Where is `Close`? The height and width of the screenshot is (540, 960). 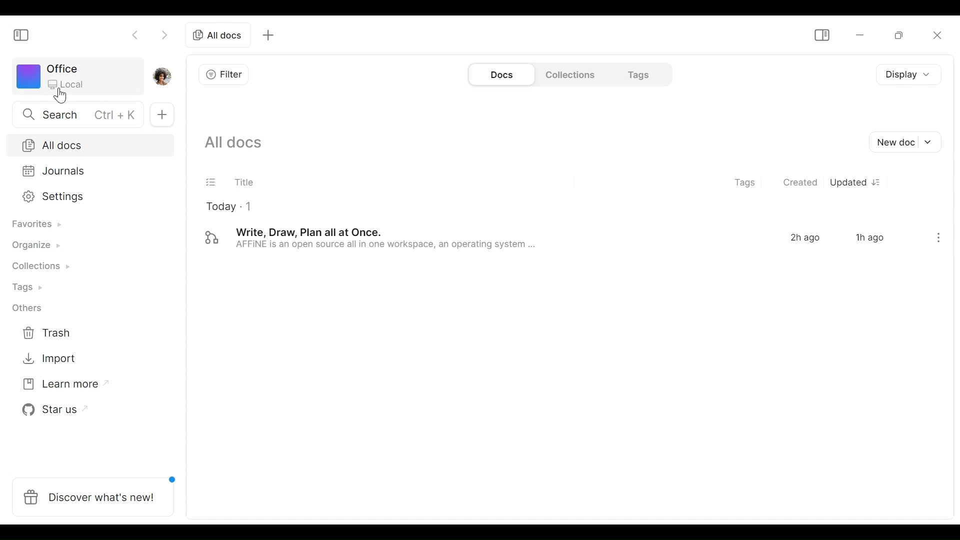 Close is located at coordinates (937, 34).